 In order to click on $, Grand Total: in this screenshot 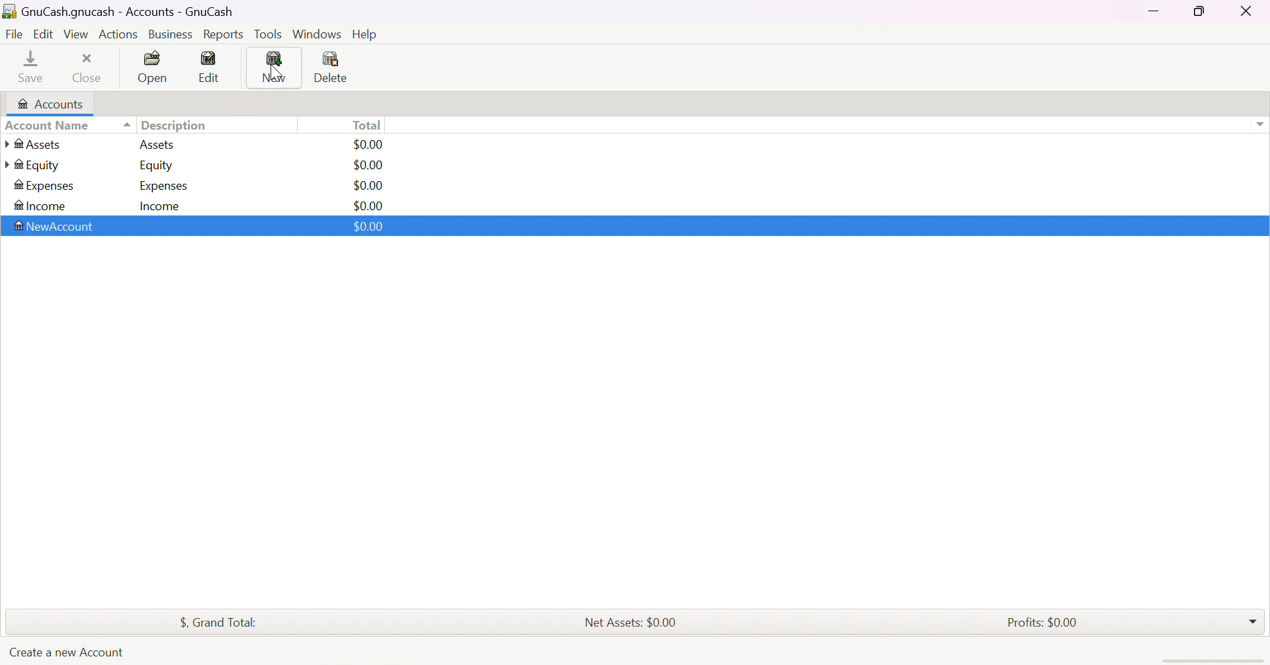, I will do `click(217, 622)`.